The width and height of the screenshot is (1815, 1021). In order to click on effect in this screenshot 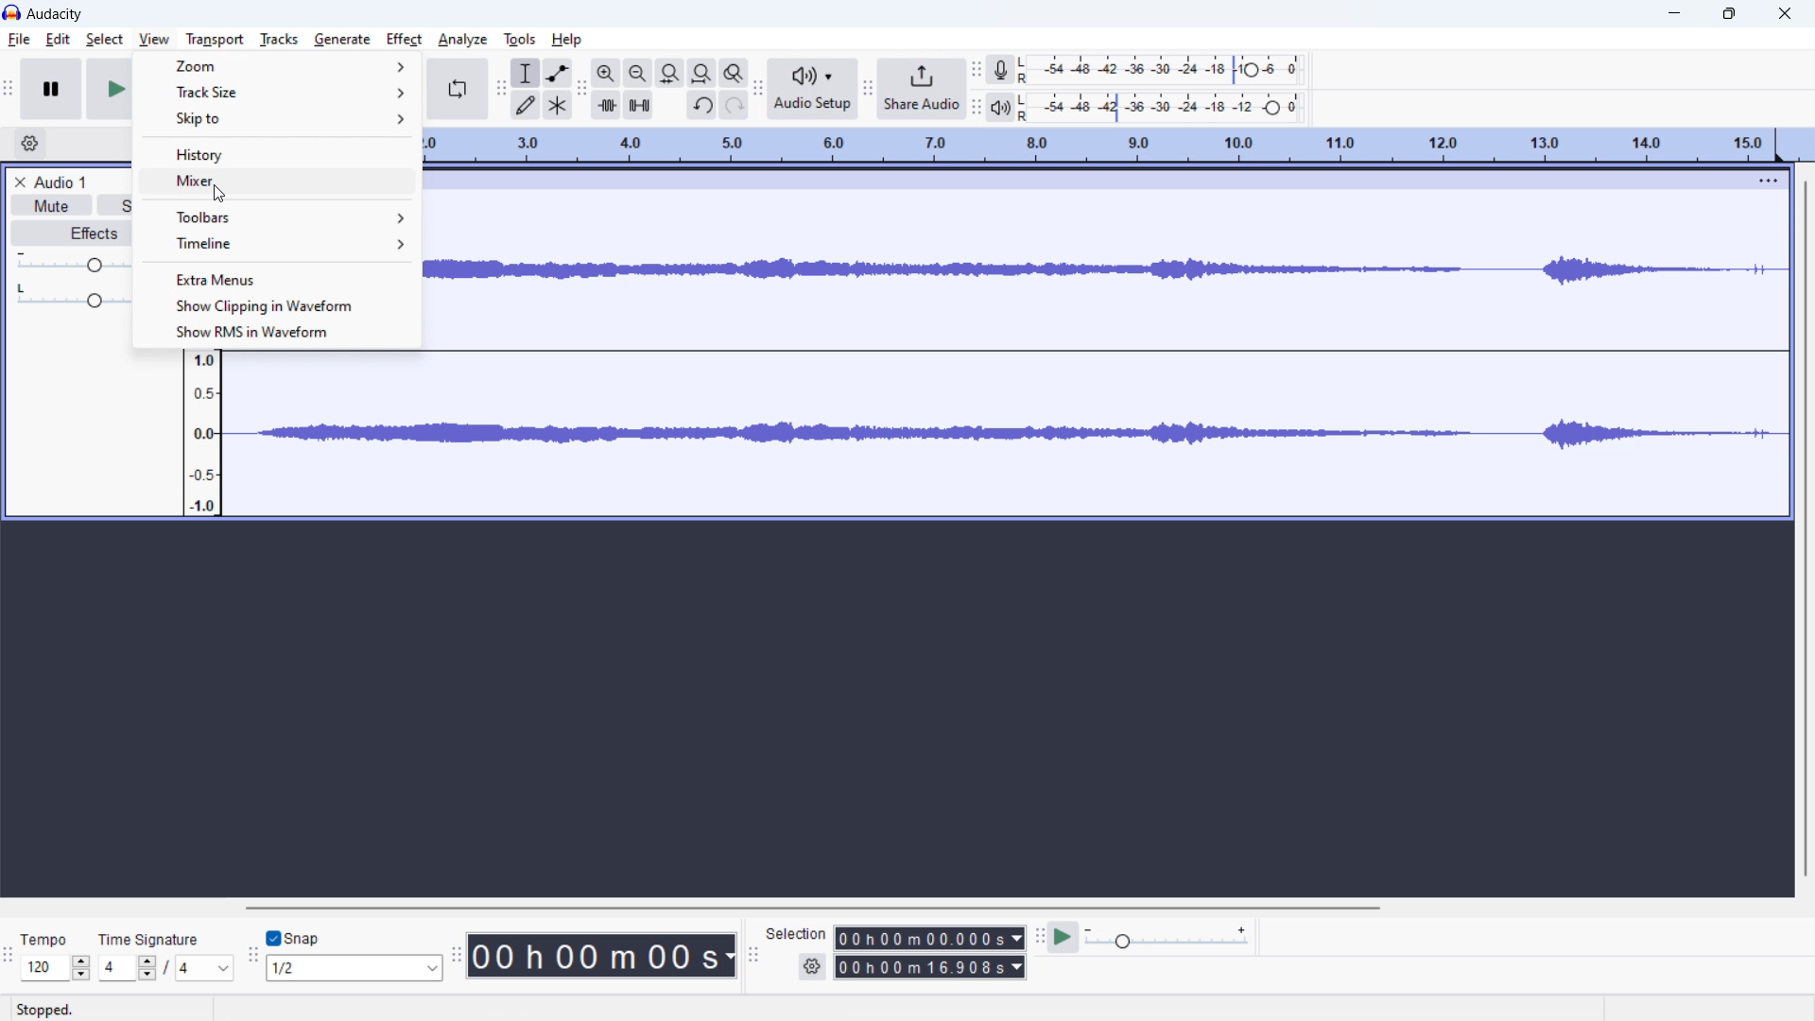, I will do `click(404, 39)`.